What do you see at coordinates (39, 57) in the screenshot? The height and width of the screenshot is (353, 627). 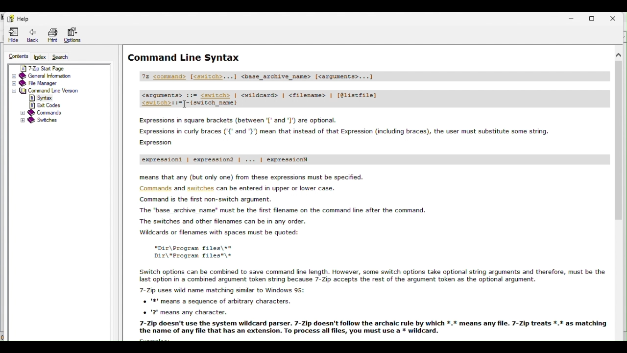 I see `Index` at bounding box center [39, 57].